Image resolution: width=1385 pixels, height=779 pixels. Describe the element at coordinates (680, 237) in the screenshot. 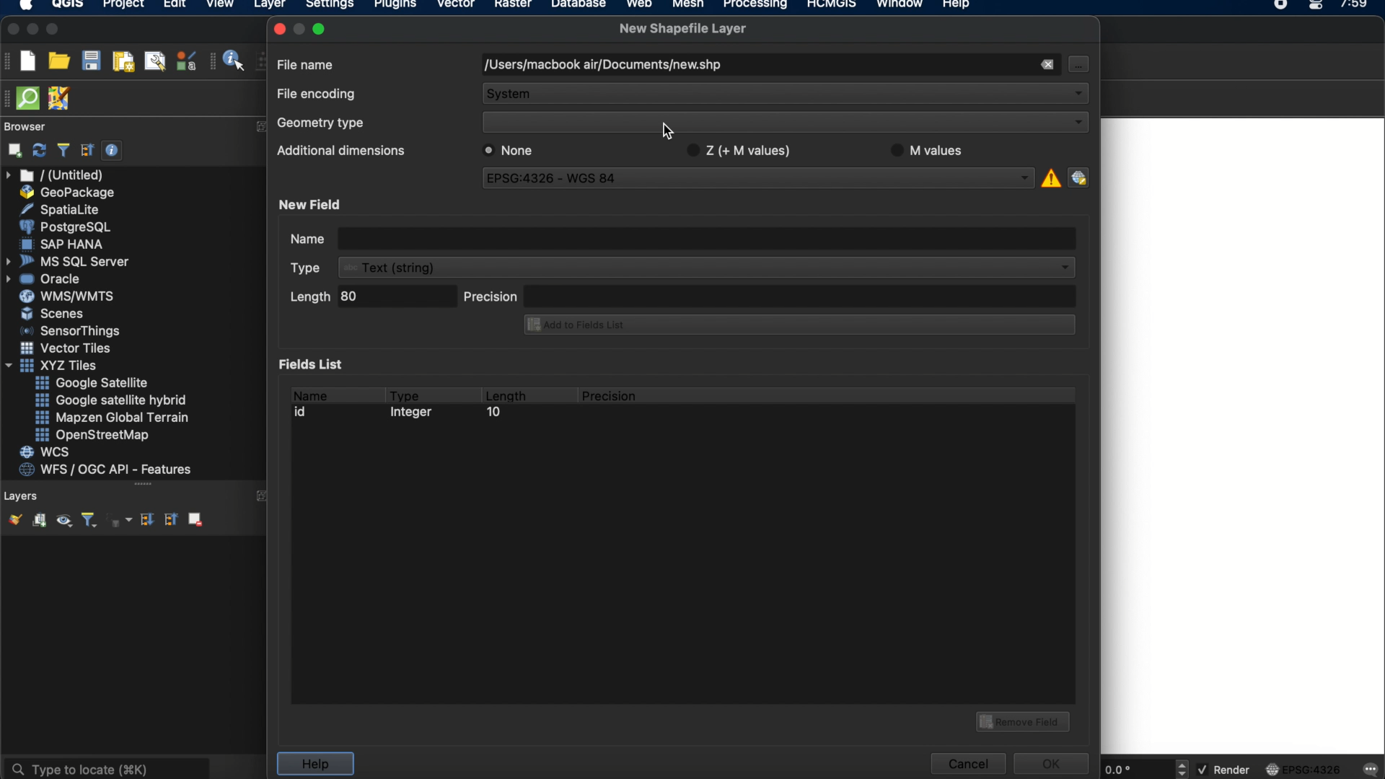

I see `name text box` at that location.